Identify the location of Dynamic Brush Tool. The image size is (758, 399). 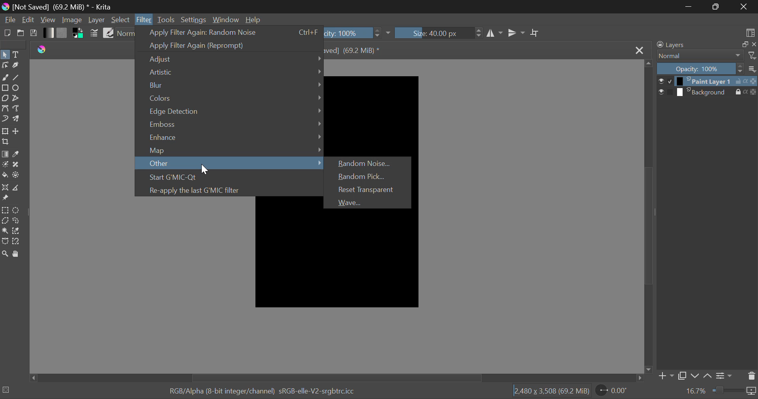
(5, 119).